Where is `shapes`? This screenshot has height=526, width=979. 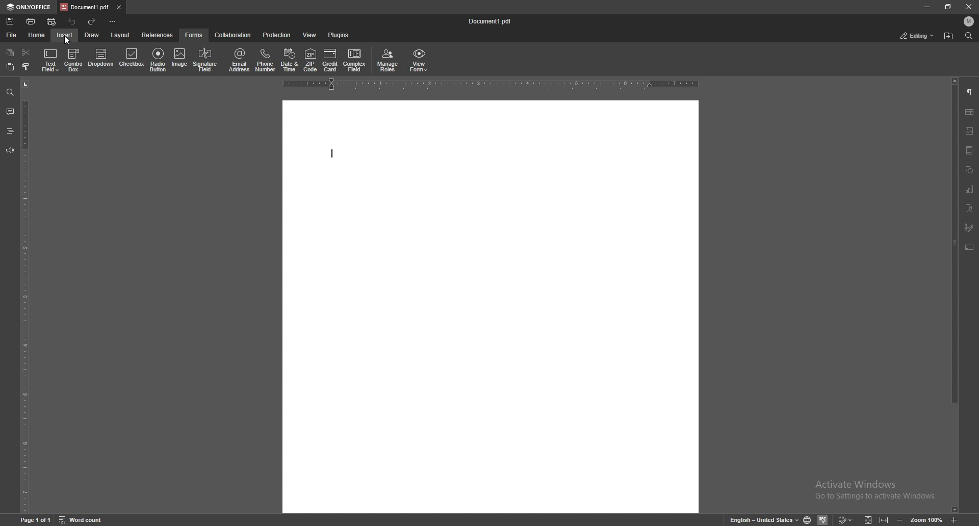 shapes is located at coordinates (970, 170).